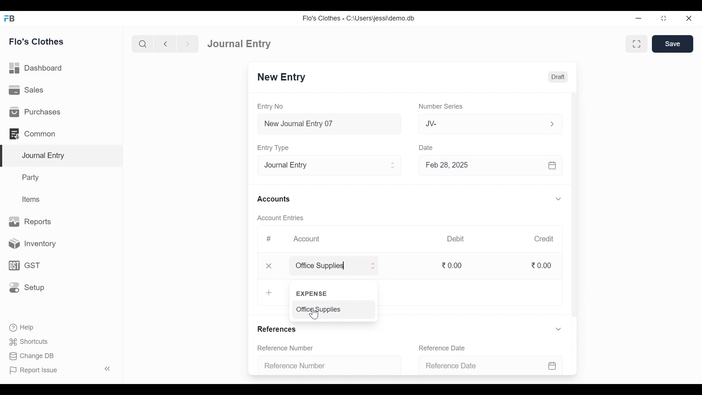 This screenshot has width=702, height=395. What do you see at coordinates (143, 44) in the screenshot?
I see `Search` at bounding box center [143, 44].